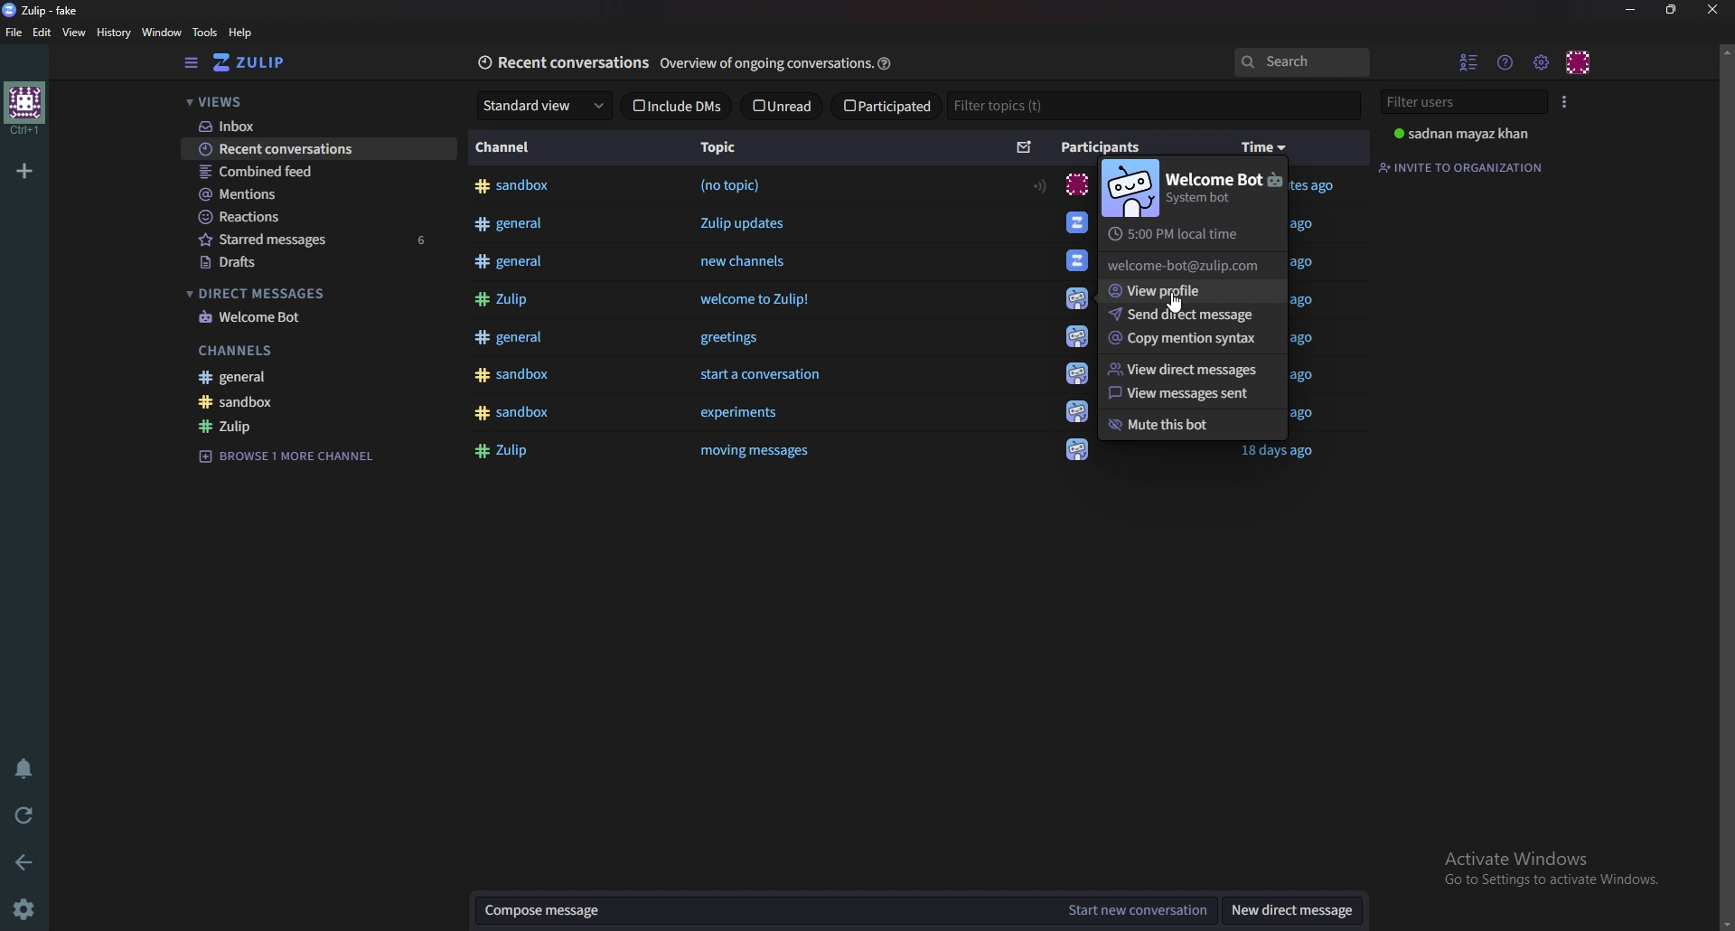  Describe the element at coordinates (313, 172) in the screenshot. I see `Combined feed` at that location.